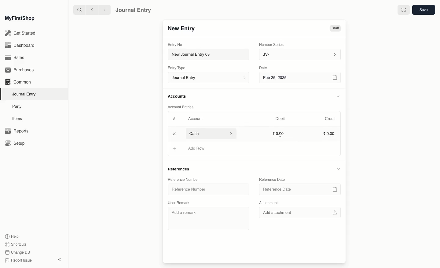 Image resolution: width=440 pixels, height=268 pixels. I want to click on Full width toggle, so click(403, 10).